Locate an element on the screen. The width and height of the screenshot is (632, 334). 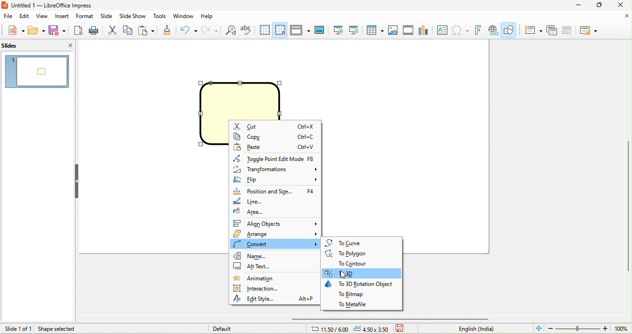
1. slide is located at coordinates (37, 71).